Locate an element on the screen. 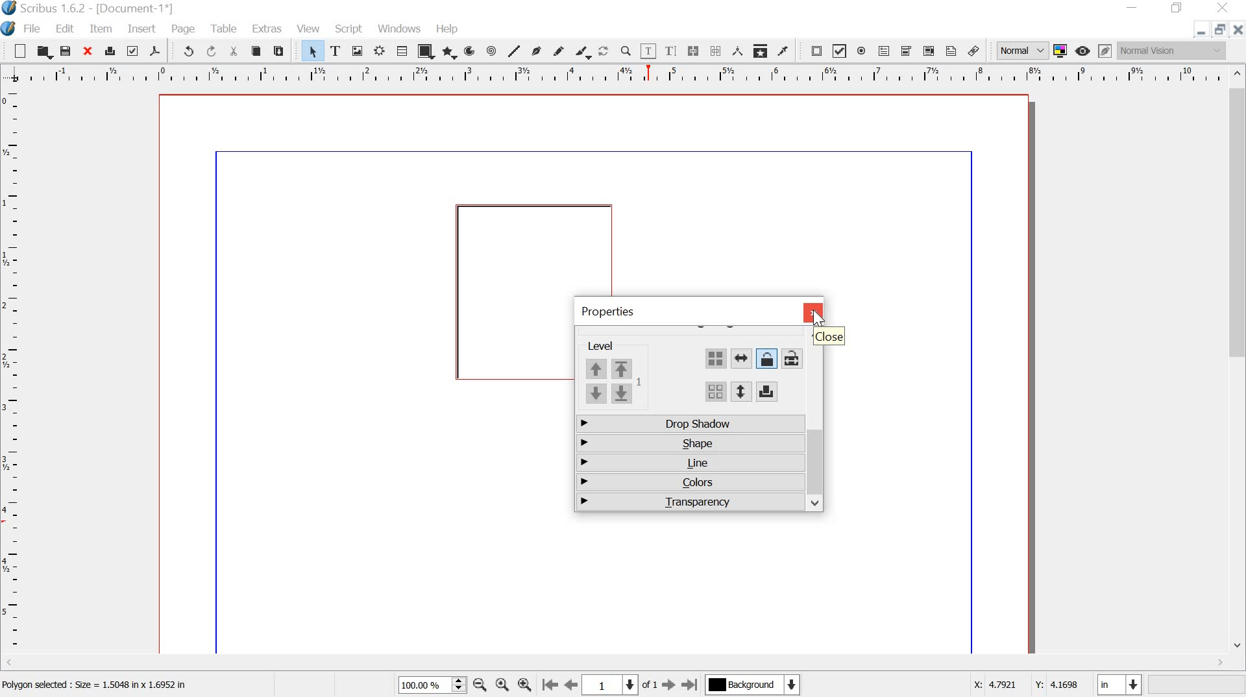 This screenshot has height=697, width=1246. paste is located at coordinates (282, 52).